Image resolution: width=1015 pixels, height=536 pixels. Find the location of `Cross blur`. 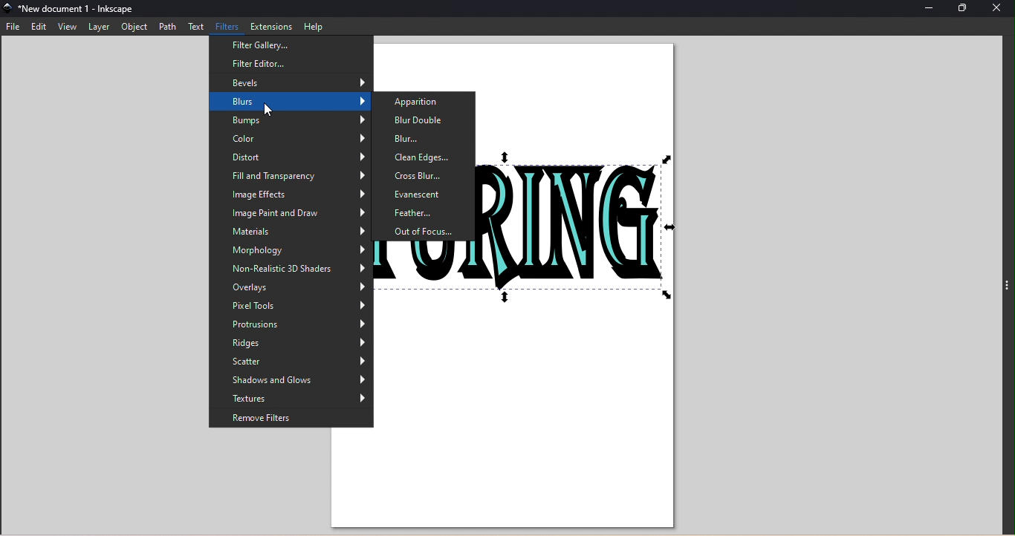

Cross blur is located at coordinates (427, 177).